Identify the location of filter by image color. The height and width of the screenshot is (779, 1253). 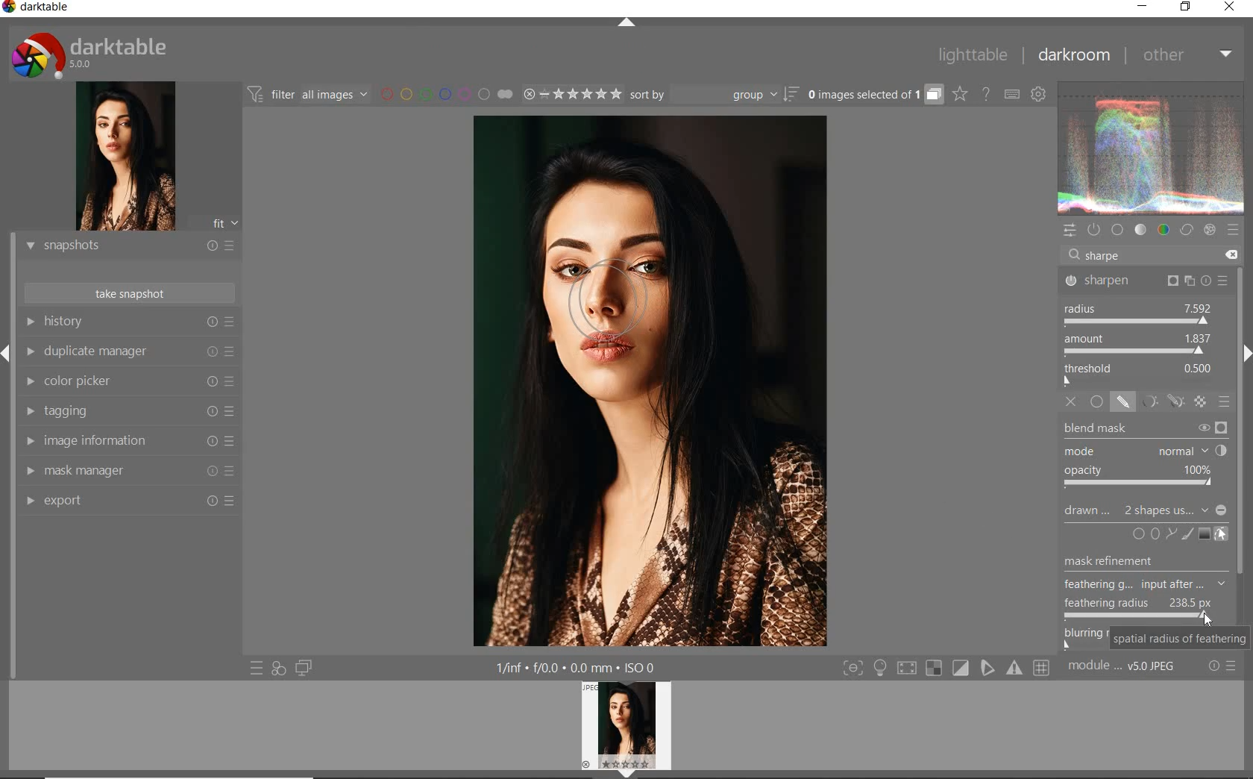
(446, 93).